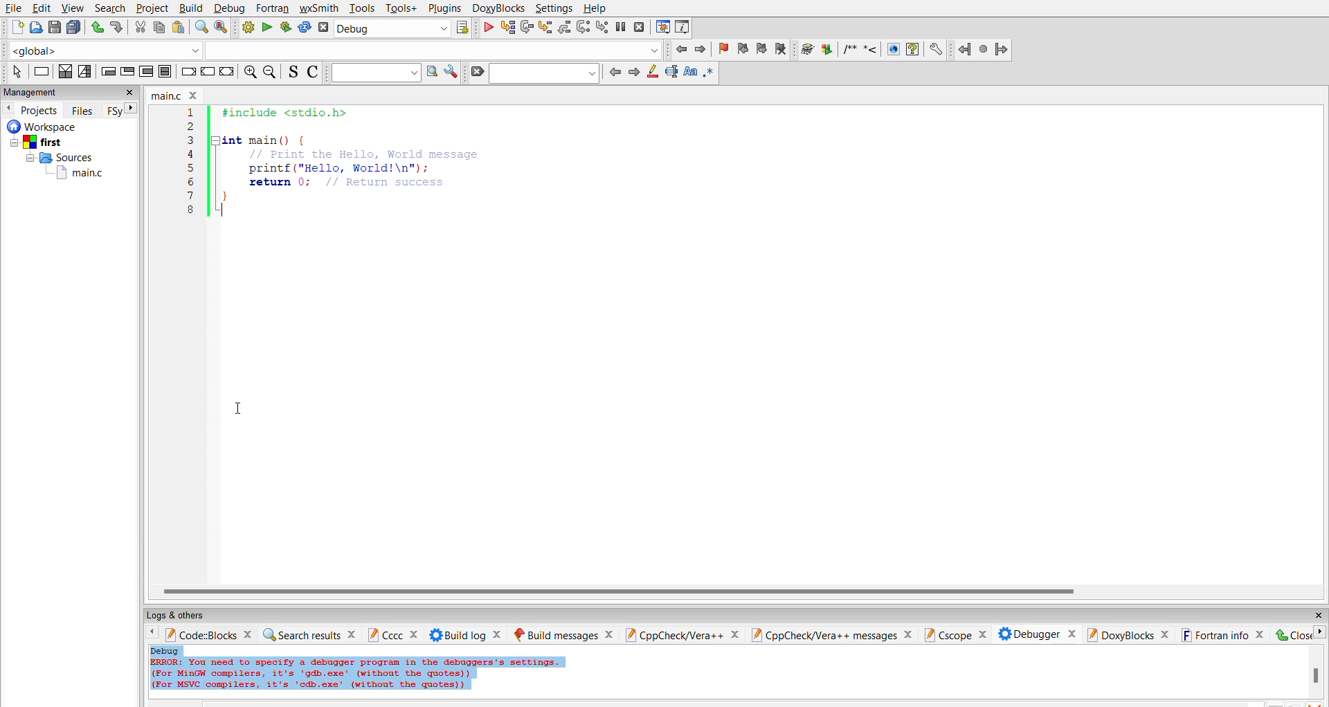  I want to click on new, so click(15, 28).